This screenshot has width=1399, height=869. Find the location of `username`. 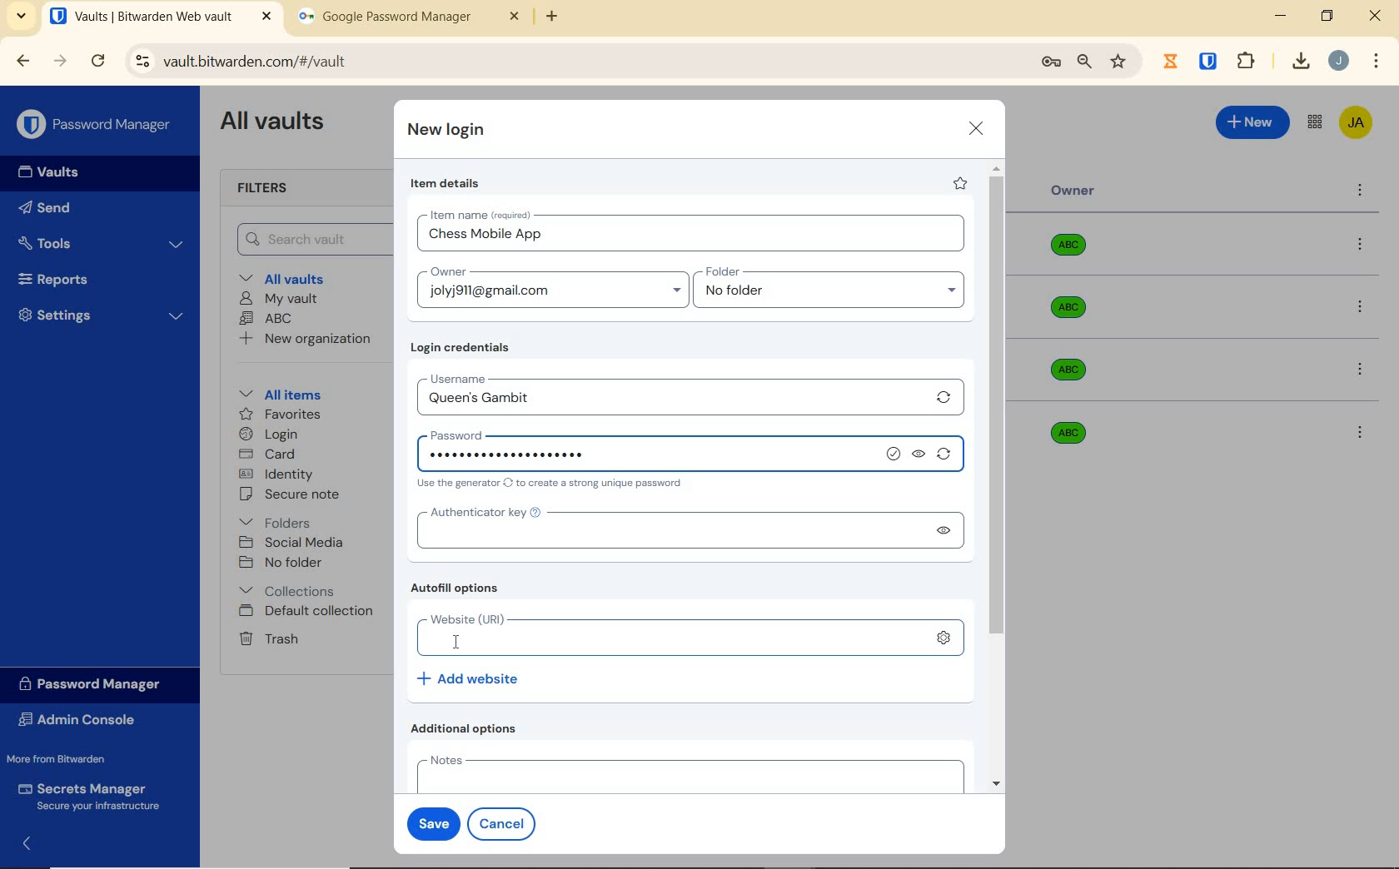

username is located at coordinates (505, 376).